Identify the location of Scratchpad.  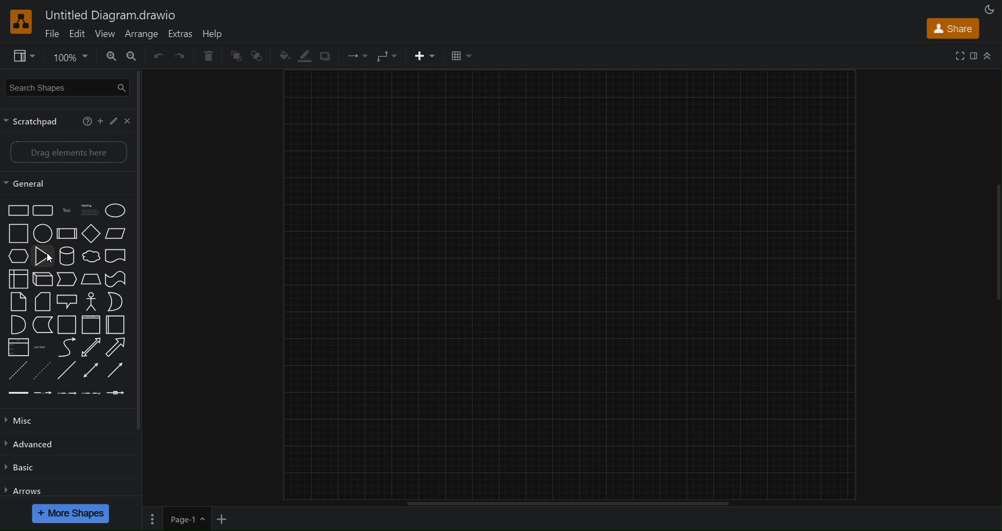
(70, 120).